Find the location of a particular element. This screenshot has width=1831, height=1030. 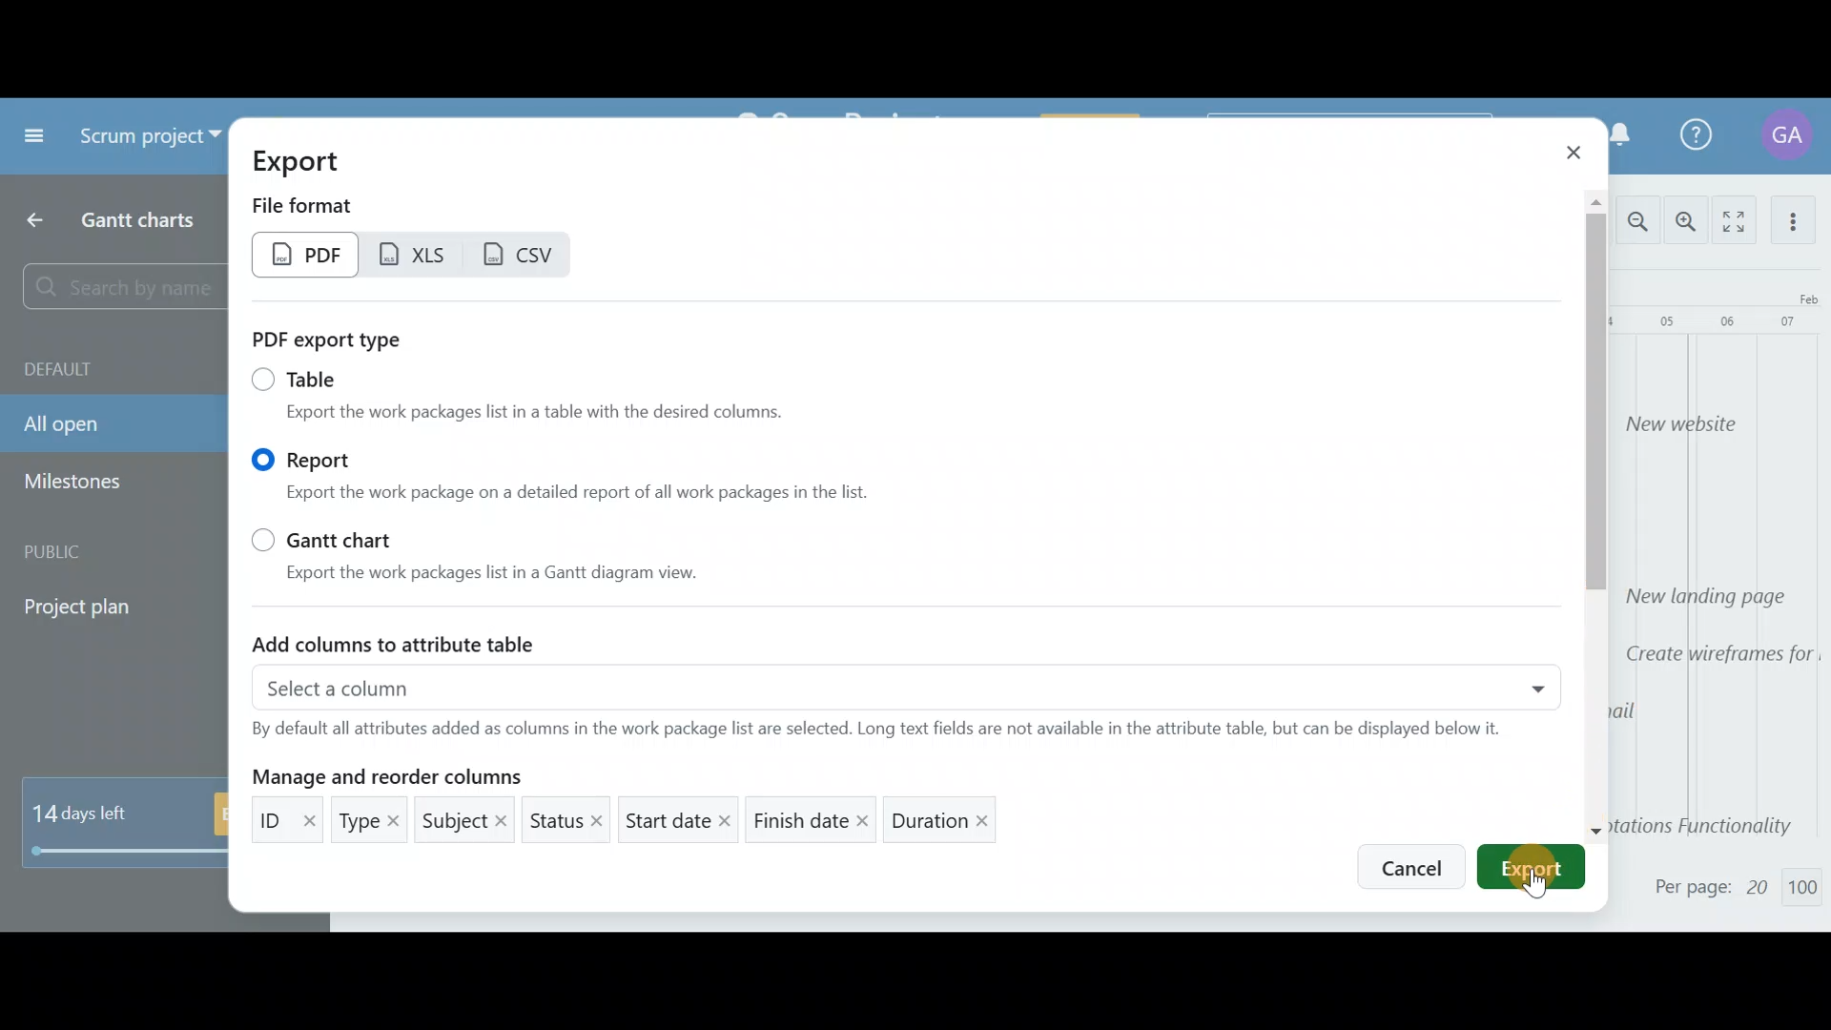

Type is located at coordinates (374, 822).